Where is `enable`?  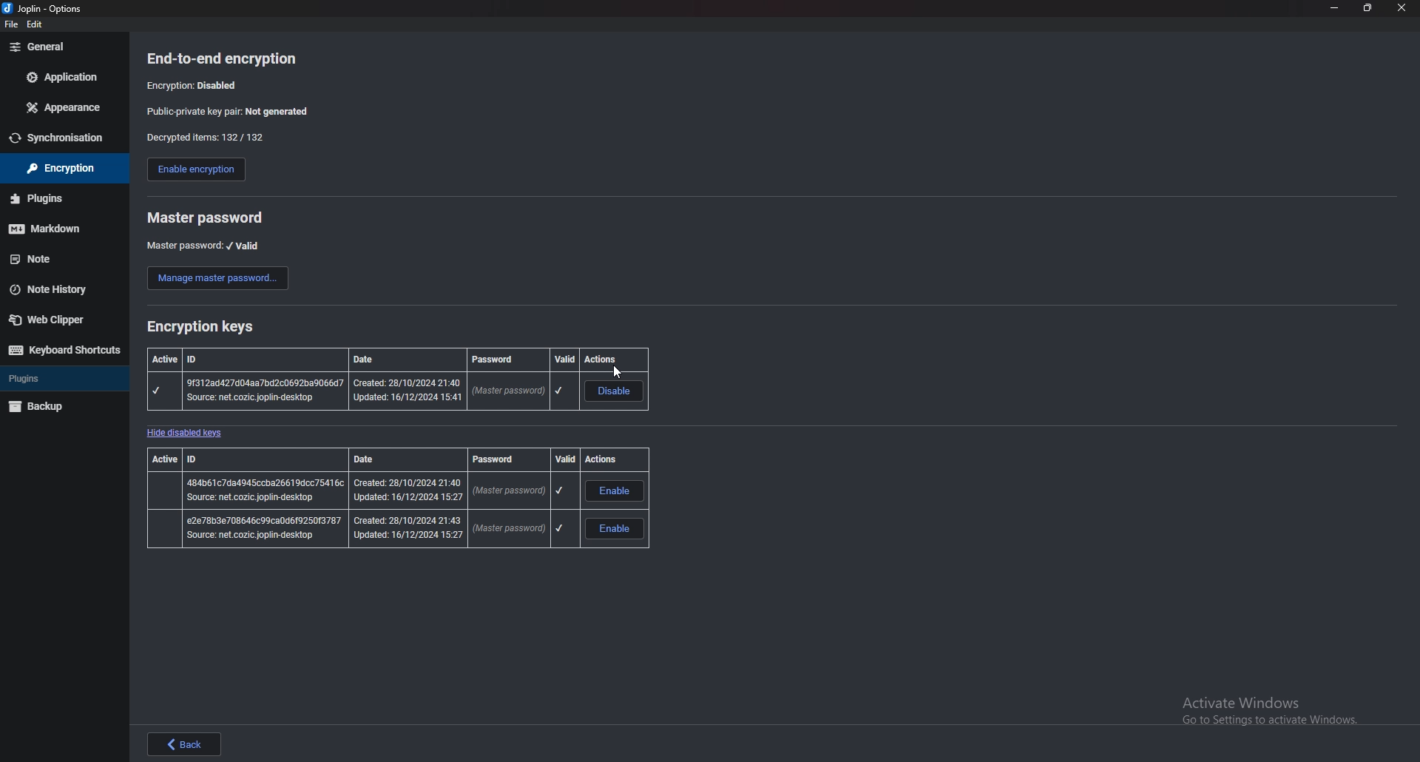 enable is located at coordinates (614, 489).